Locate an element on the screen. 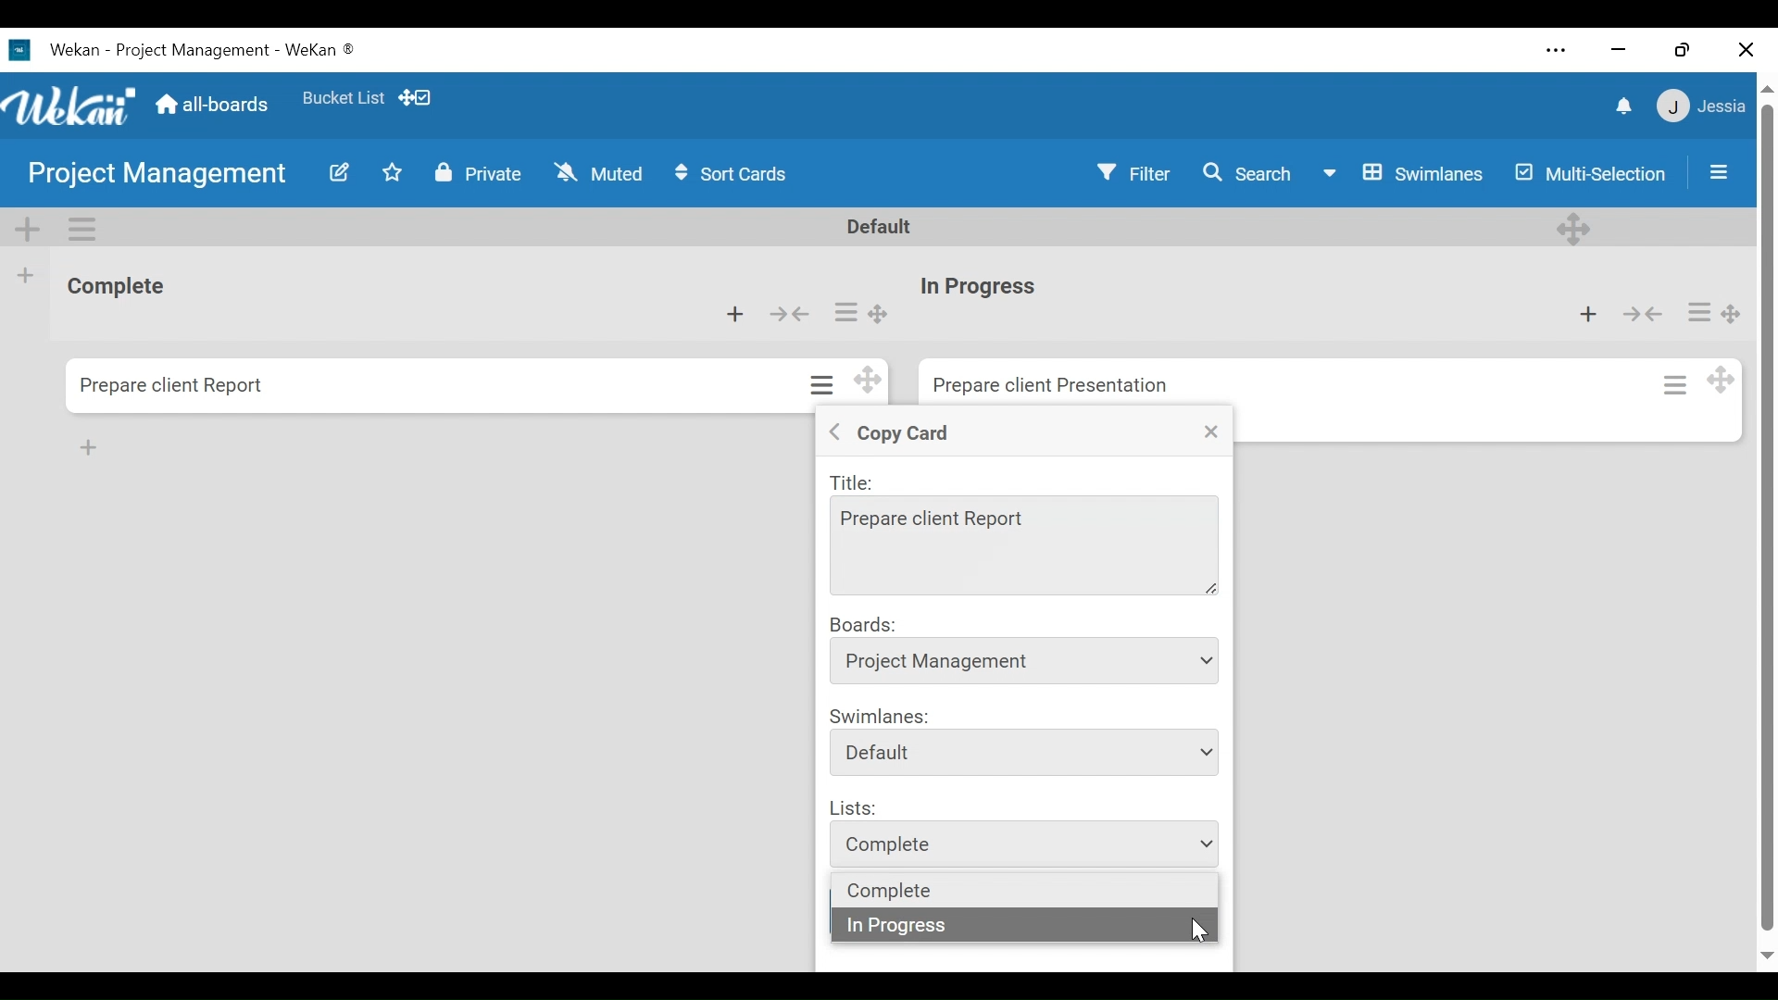  Copy Crad is located at coordinates (913, 431).